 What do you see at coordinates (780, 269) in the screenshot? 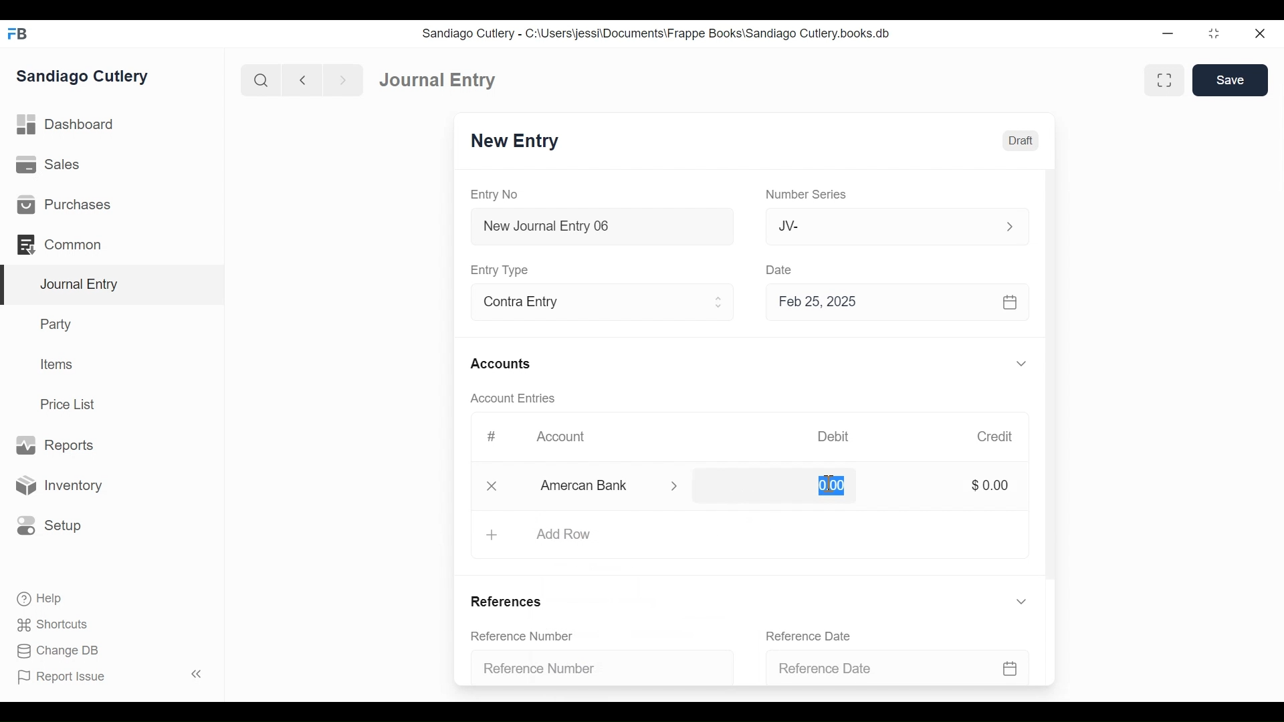
I see `Date` at bounding box center [780, 269].